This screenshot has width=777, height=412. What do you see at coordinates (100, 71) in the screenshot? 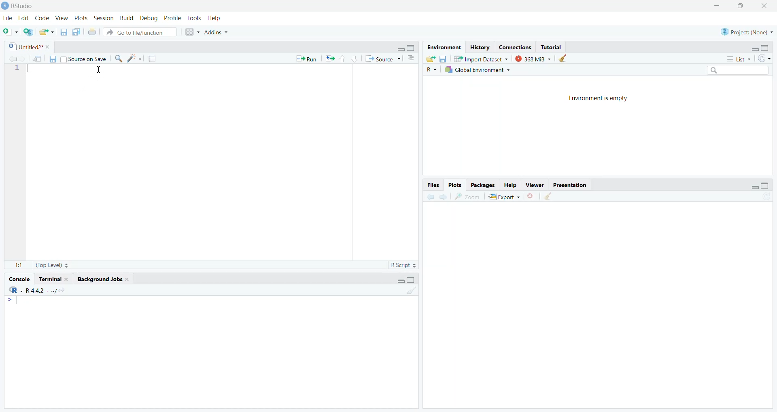
I see `cursor` at bounding box center [100, 71].